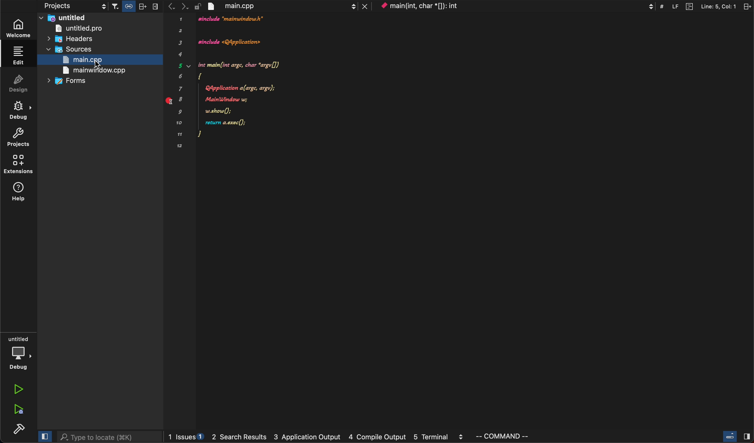  Describe the element at coordinates (44, 437) in the screenshot. I see `close slide bar` at that location.